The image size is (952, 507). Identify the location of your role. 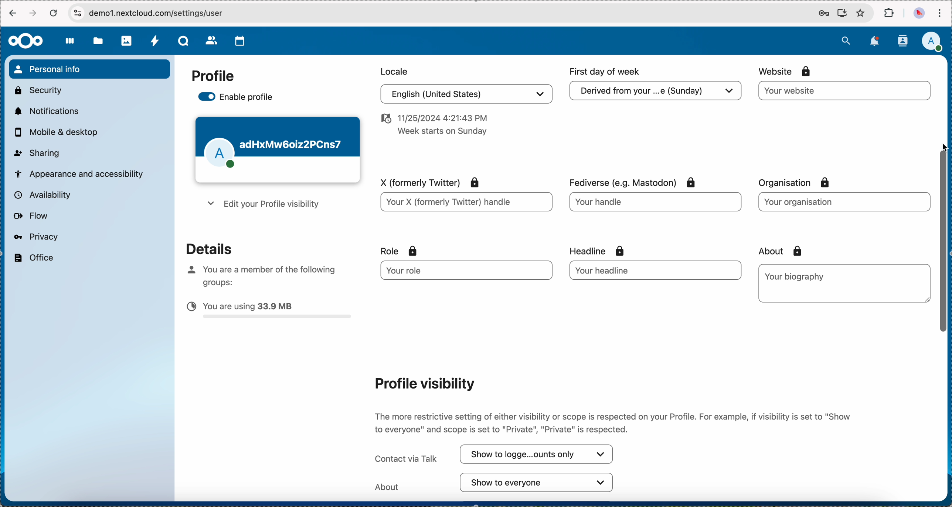
(460, 270).